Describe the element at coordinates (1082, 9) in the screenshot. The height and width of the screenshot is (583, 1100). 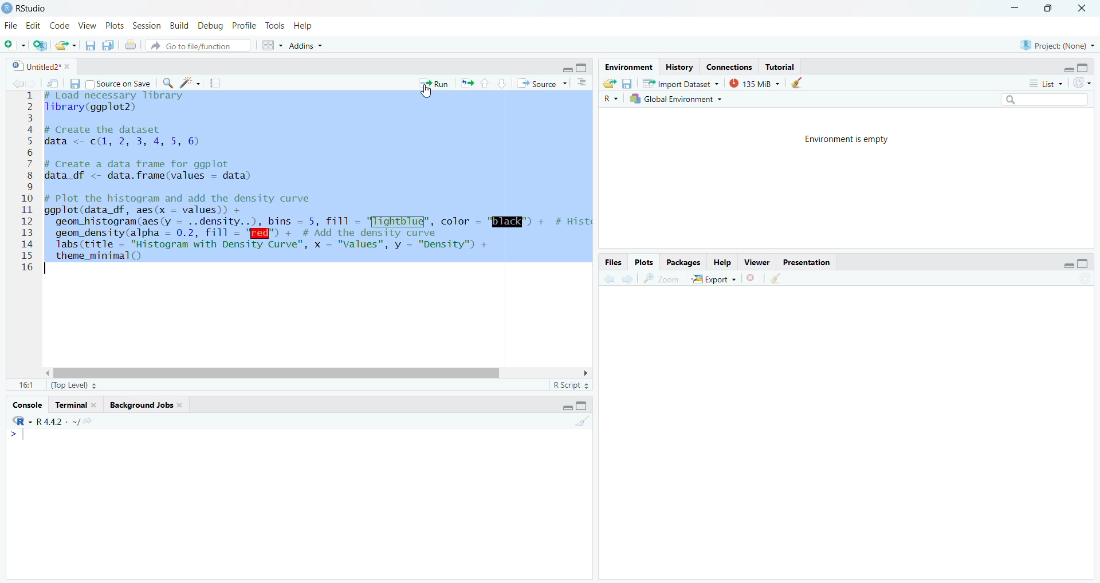
I see `close` at that location.